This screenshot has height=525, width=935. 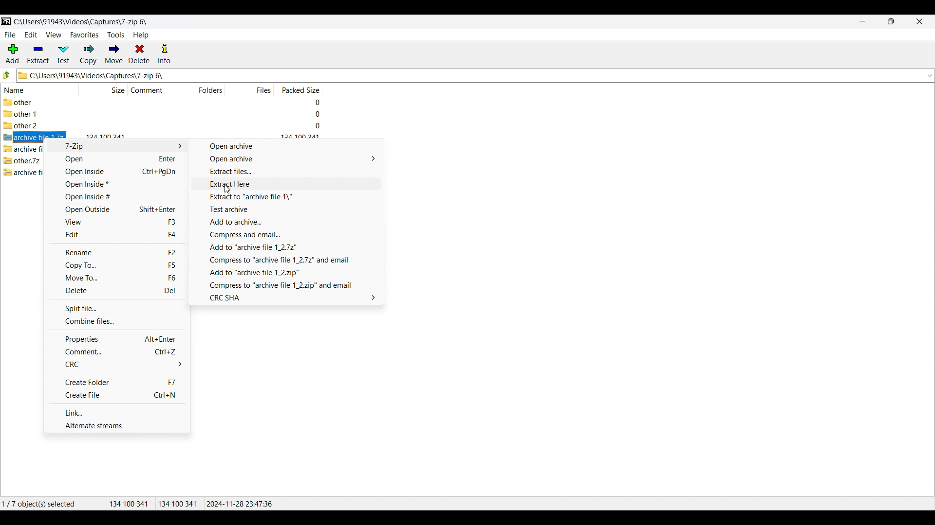 What do you see at coordinates (287, 197) in the screenshot?
I see `Extract to "archive file 1\"` at bounding box center [287, 197].